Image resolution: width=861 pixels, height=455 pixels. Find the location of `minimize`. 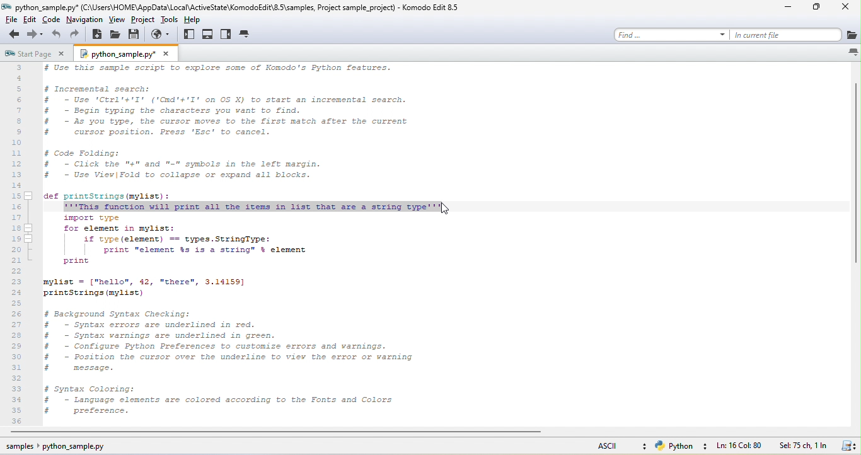

minimize is located at coordinates (791, 8).